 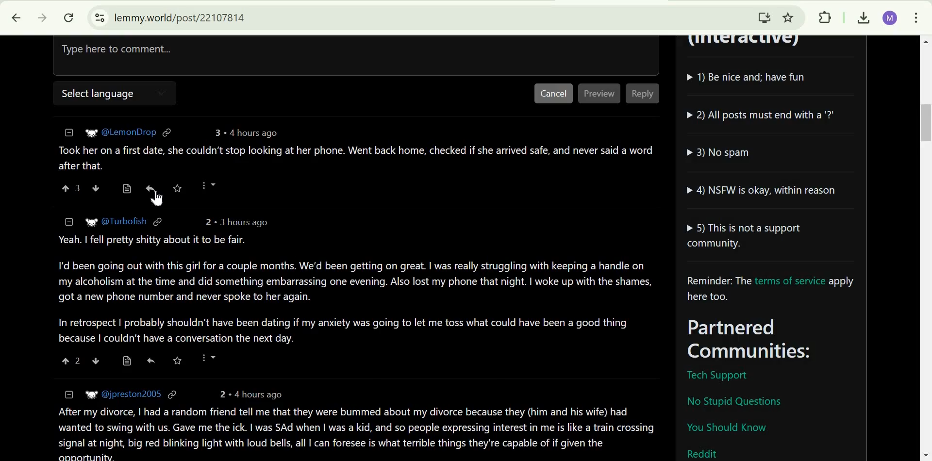 I want to click on Select language, so click(x=95, y=94).